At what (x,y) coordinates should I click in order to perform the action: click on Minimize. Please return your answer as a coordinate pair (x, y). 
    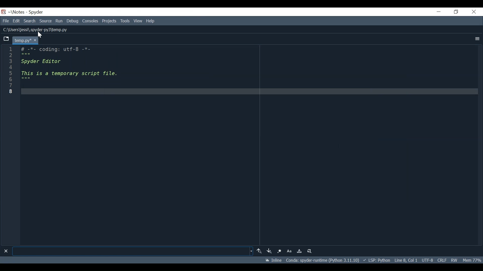
    Looking at the image, I should click on (437, 11).